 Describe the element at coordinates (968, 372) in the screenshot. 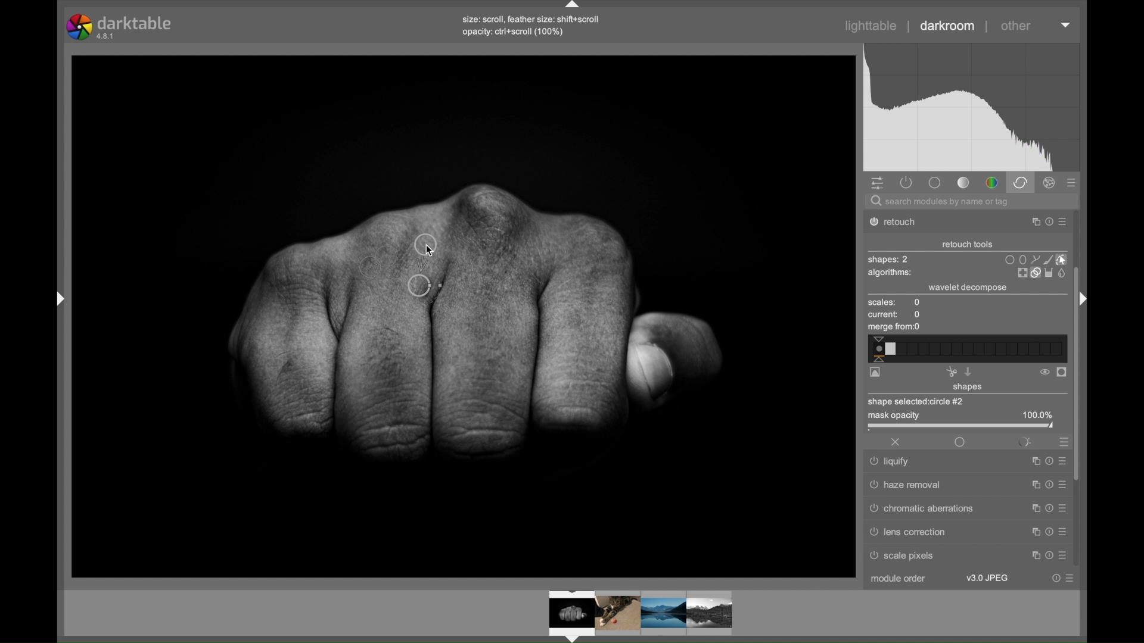

I see `paste` at that location.